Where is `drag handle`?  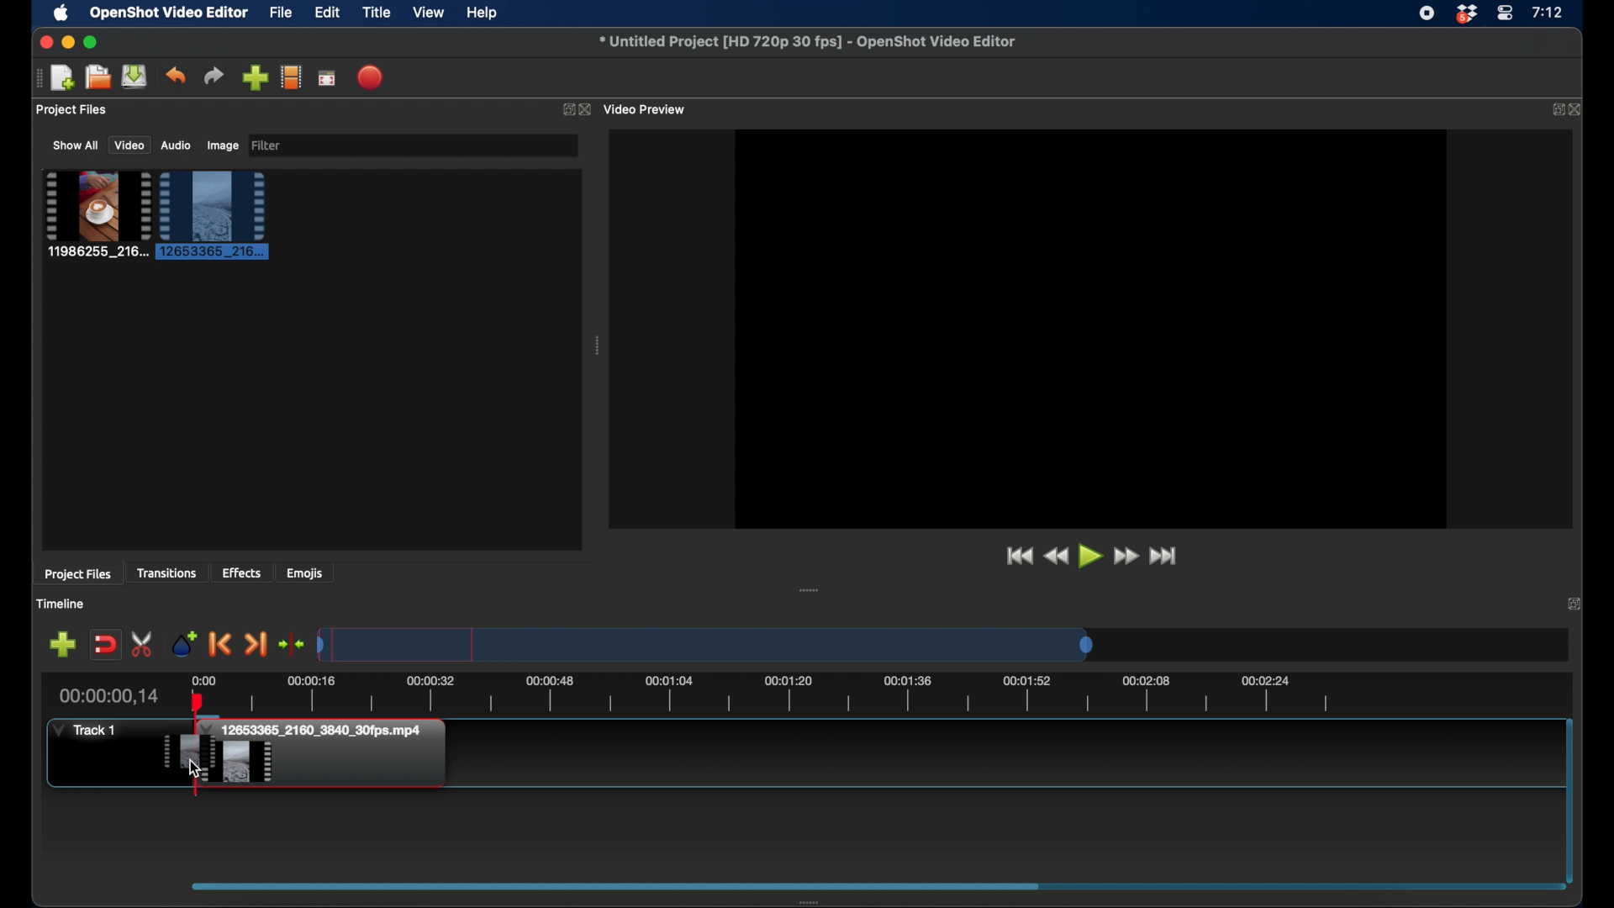 drag handle is located at coordinates (34, 78).